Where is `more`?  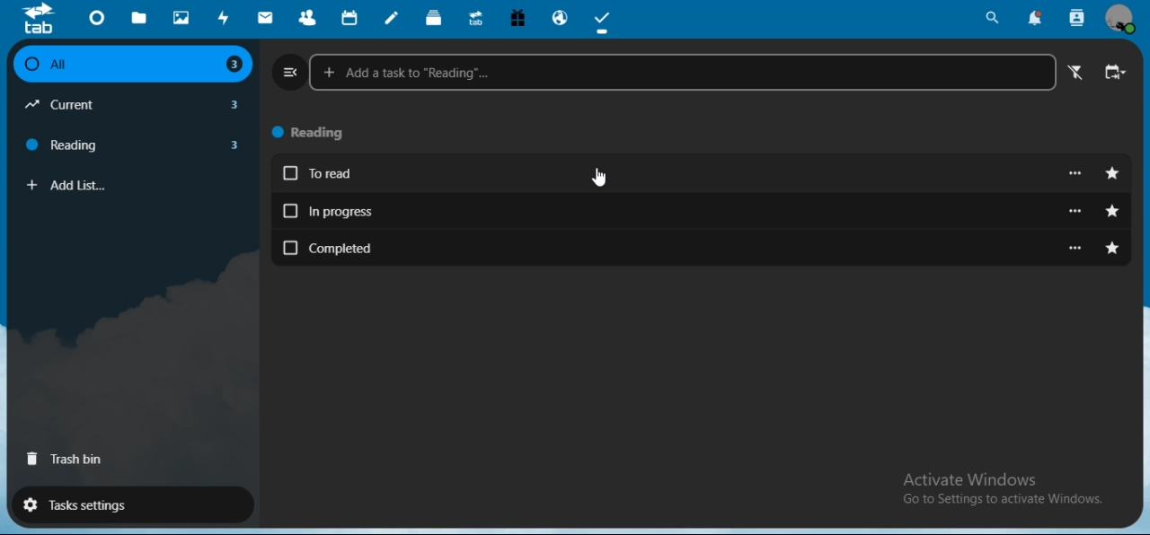
more is located at coordinates (1076, 248).